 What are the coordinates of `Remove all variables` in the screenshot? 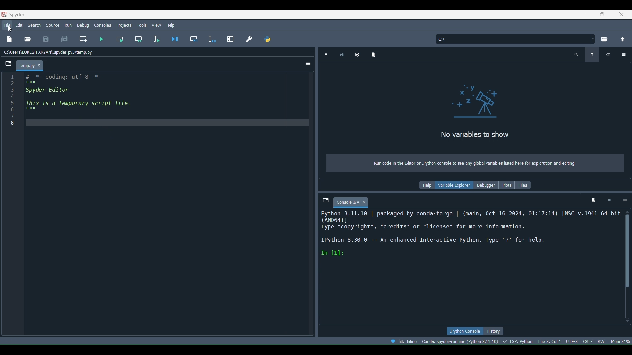 It's located at (373, 54).